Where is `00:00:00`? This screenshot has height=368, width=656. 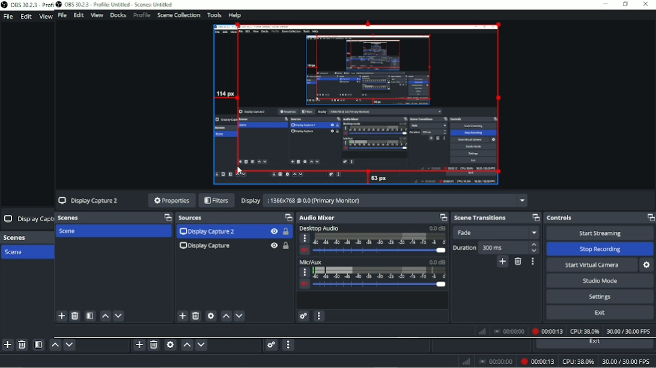
00:00:00 is located at coordinates (496, 361).